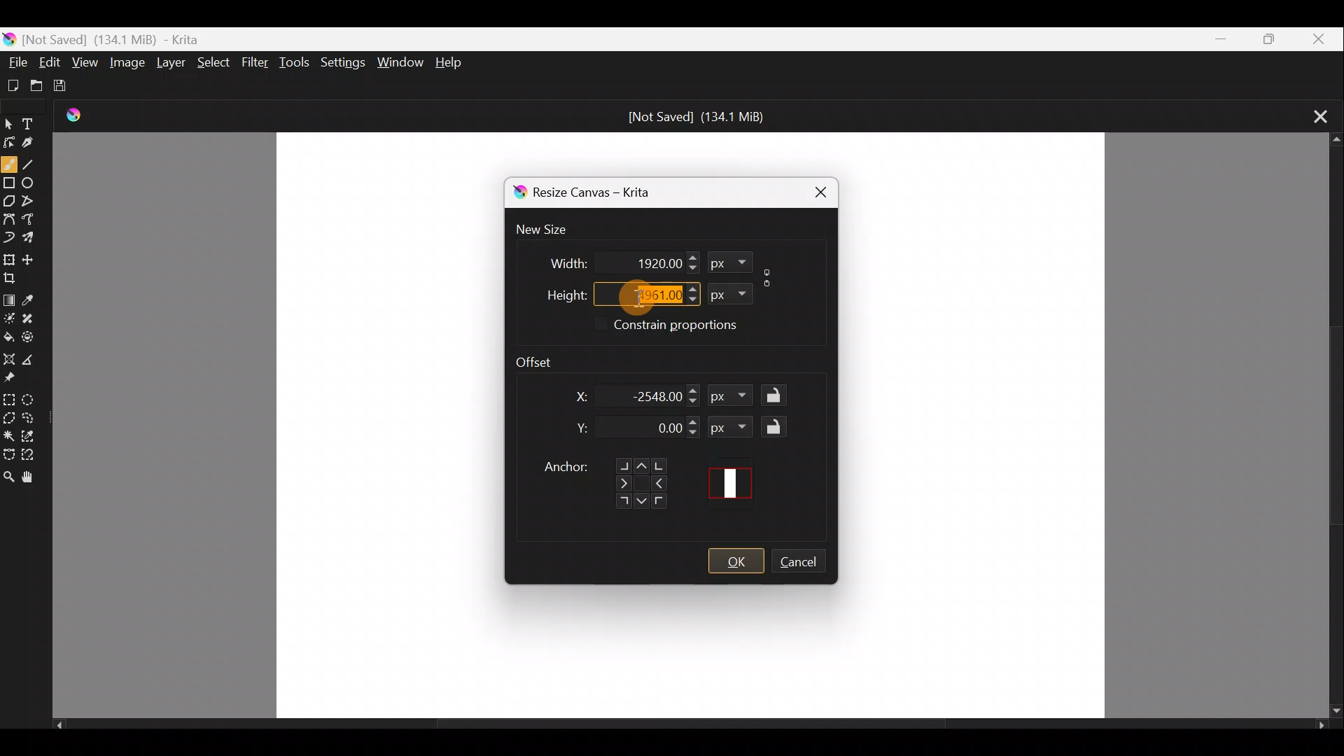 Image resolution: width=1344 pixels, height=756 pixels. What do you see at coordinates (32, 360) in the screenshot?
I see `Measure the distance between two points` at bounding box center [32, 360].